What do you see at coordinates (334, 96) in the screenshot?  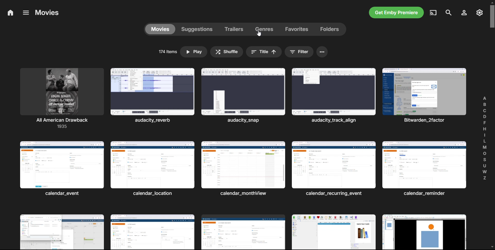 I see `audacity_track_align` at bounding box center [334, 96].